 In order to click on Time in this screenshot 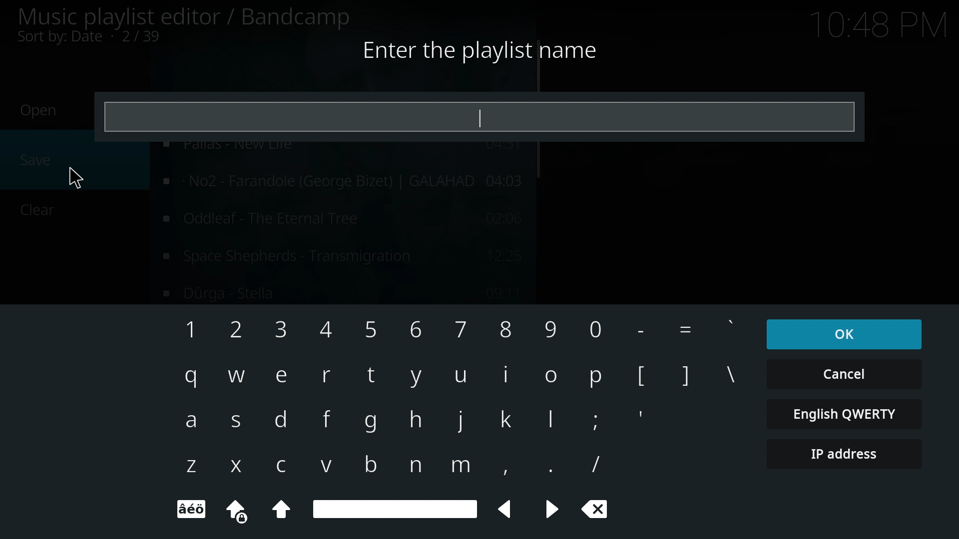, I will do `click(879, 23)`.